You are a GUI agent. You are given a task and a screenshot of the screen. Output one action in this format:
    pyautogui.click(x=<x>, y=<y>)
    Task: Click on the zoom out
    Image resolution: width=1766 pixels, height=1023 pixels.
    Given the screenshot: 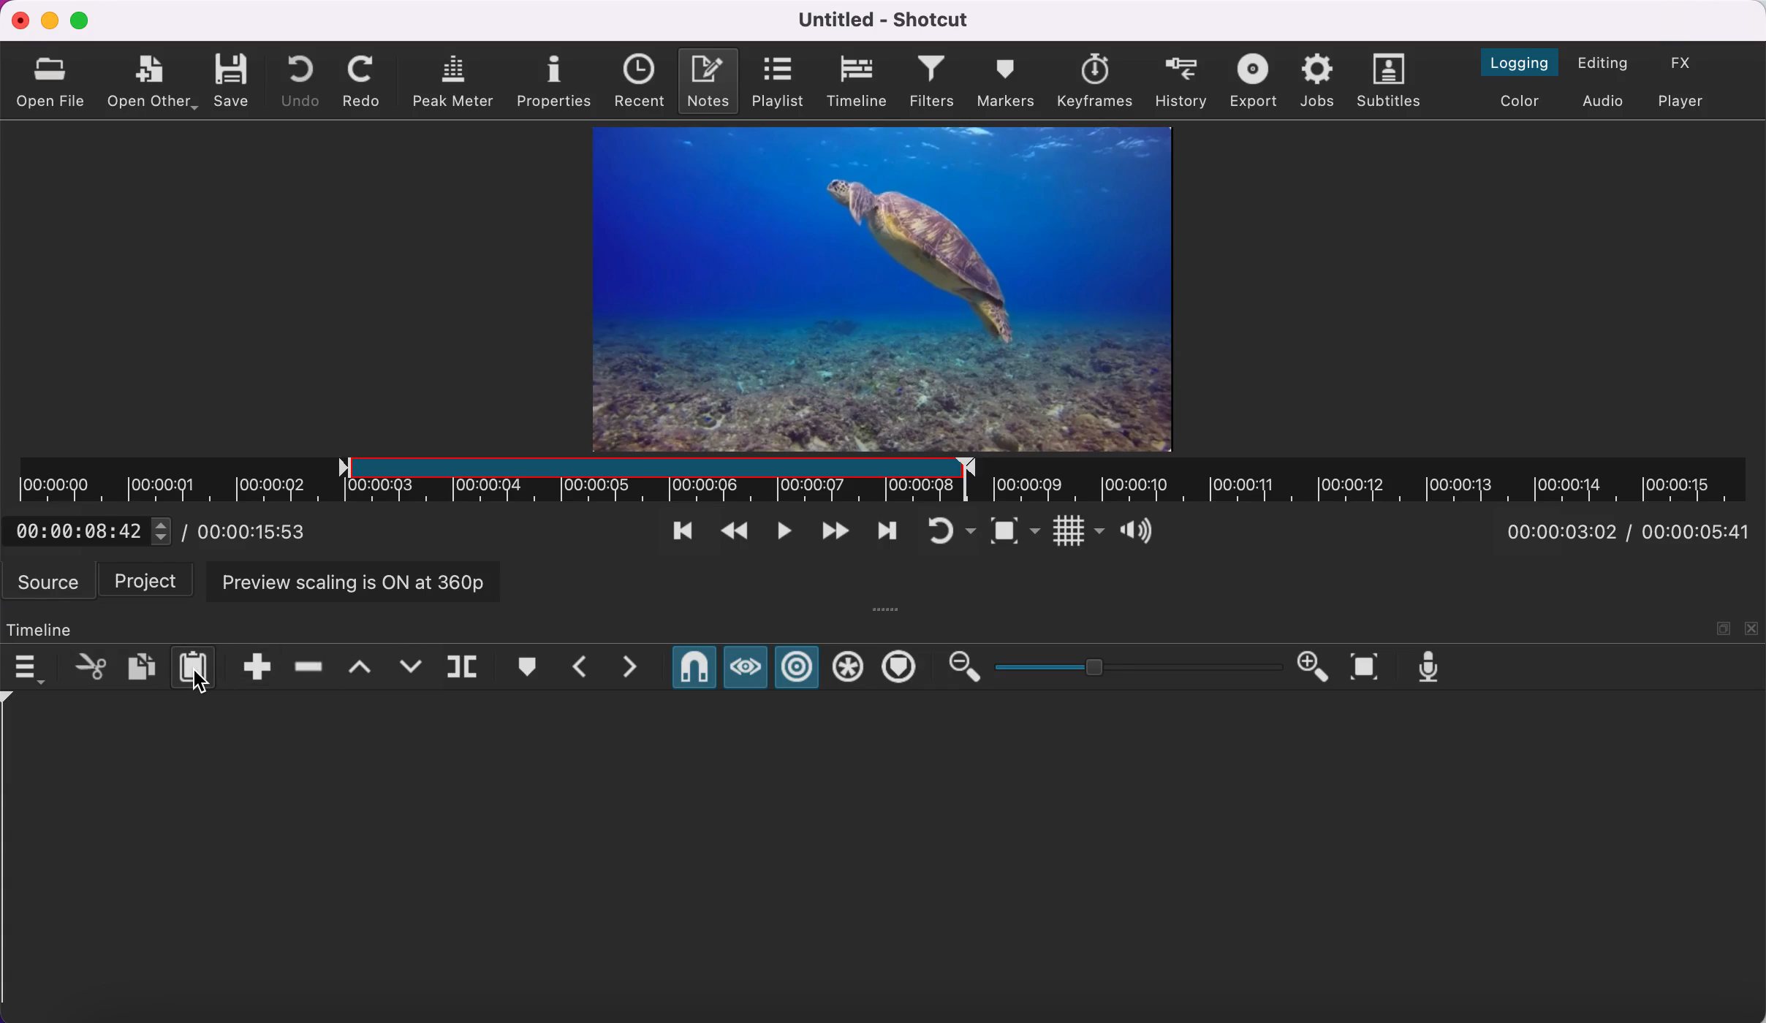 What is the action you would take?
    pyautogui.click(x=963, y=668)
    